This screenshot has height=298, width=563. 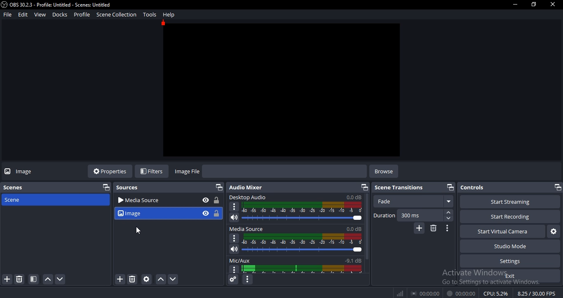 I want to click on forward, so click(x=449, y=213).